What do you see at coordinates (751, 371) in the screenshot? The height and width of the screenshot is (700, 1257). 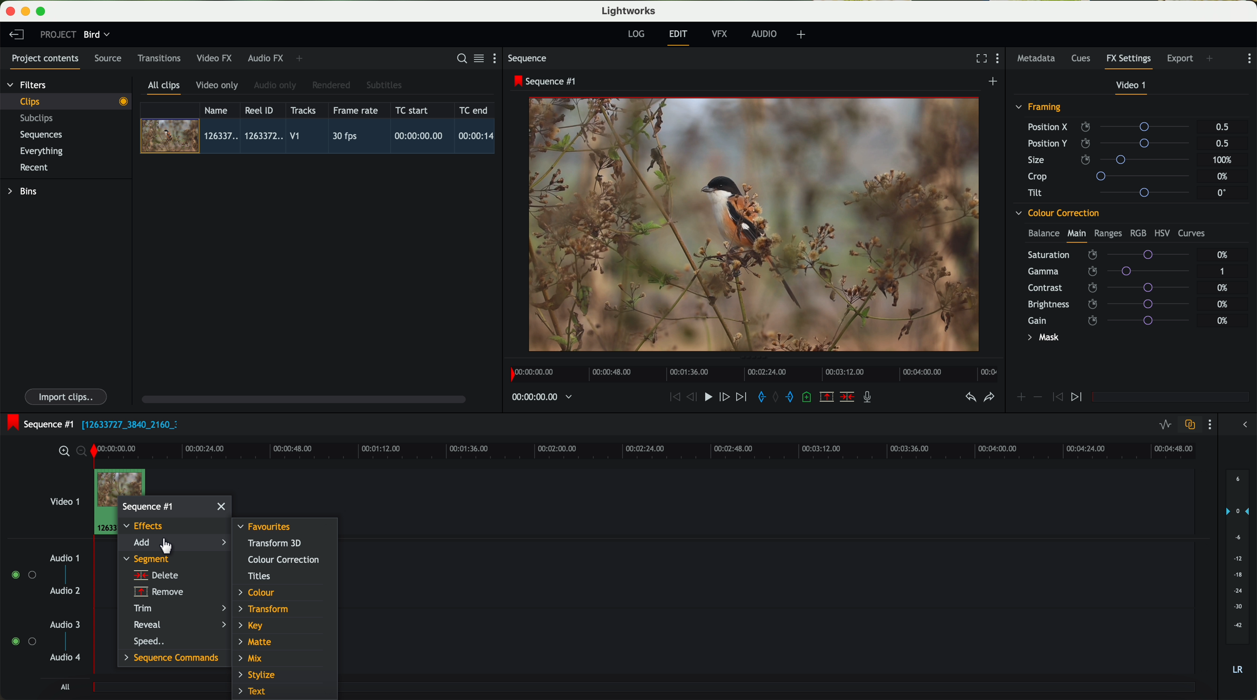 I see `timeline` at bounding box center [751, 371].